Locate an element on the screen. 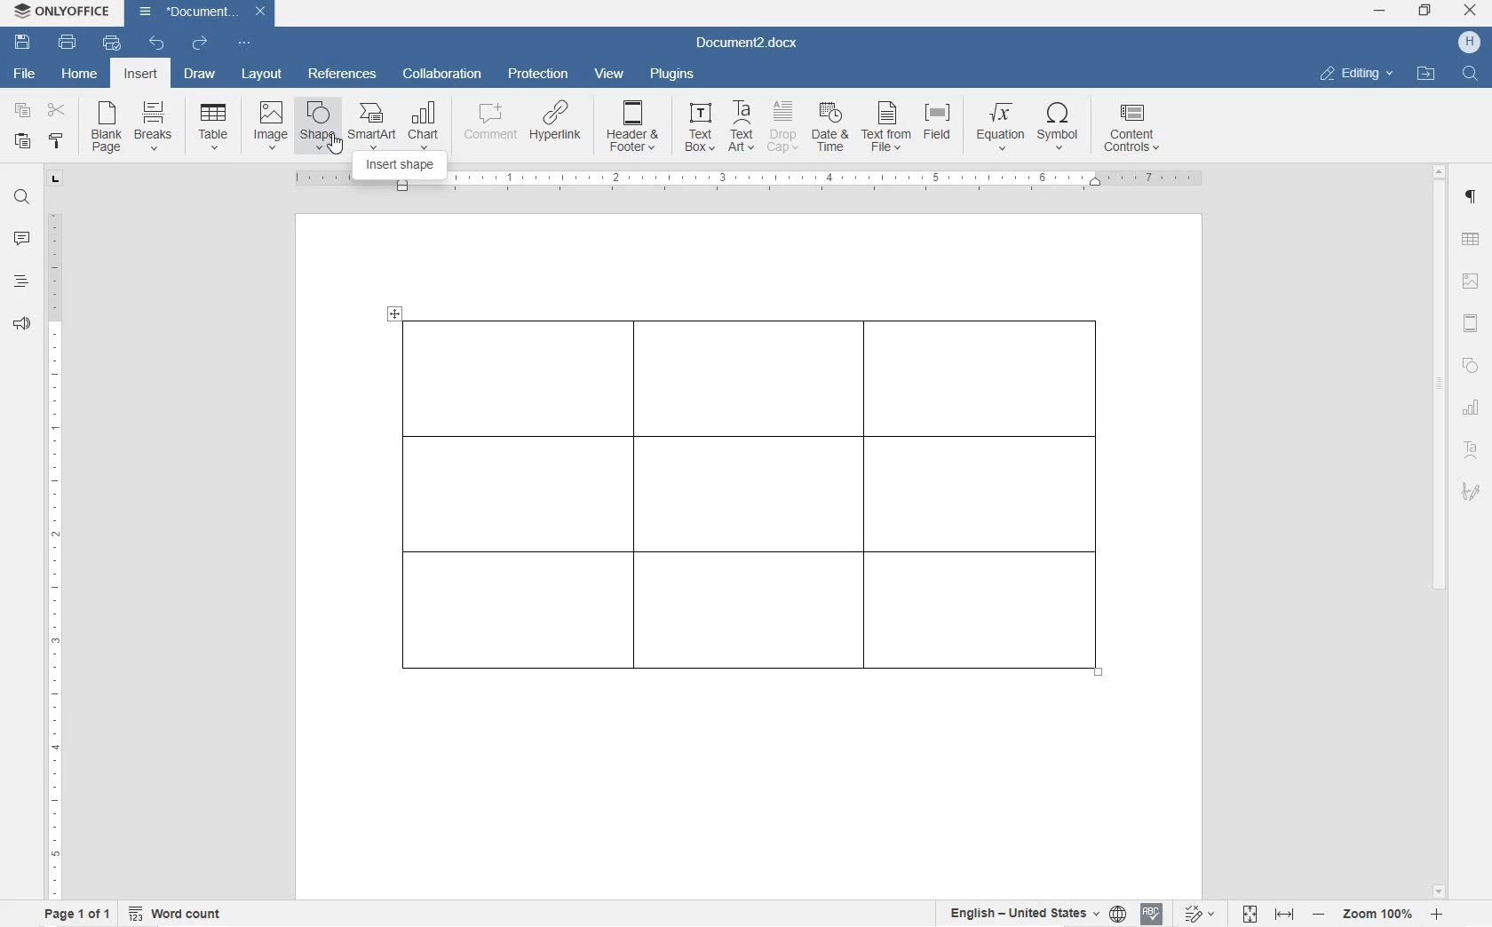  paragraph settings is located at coordinates (1472, 197).